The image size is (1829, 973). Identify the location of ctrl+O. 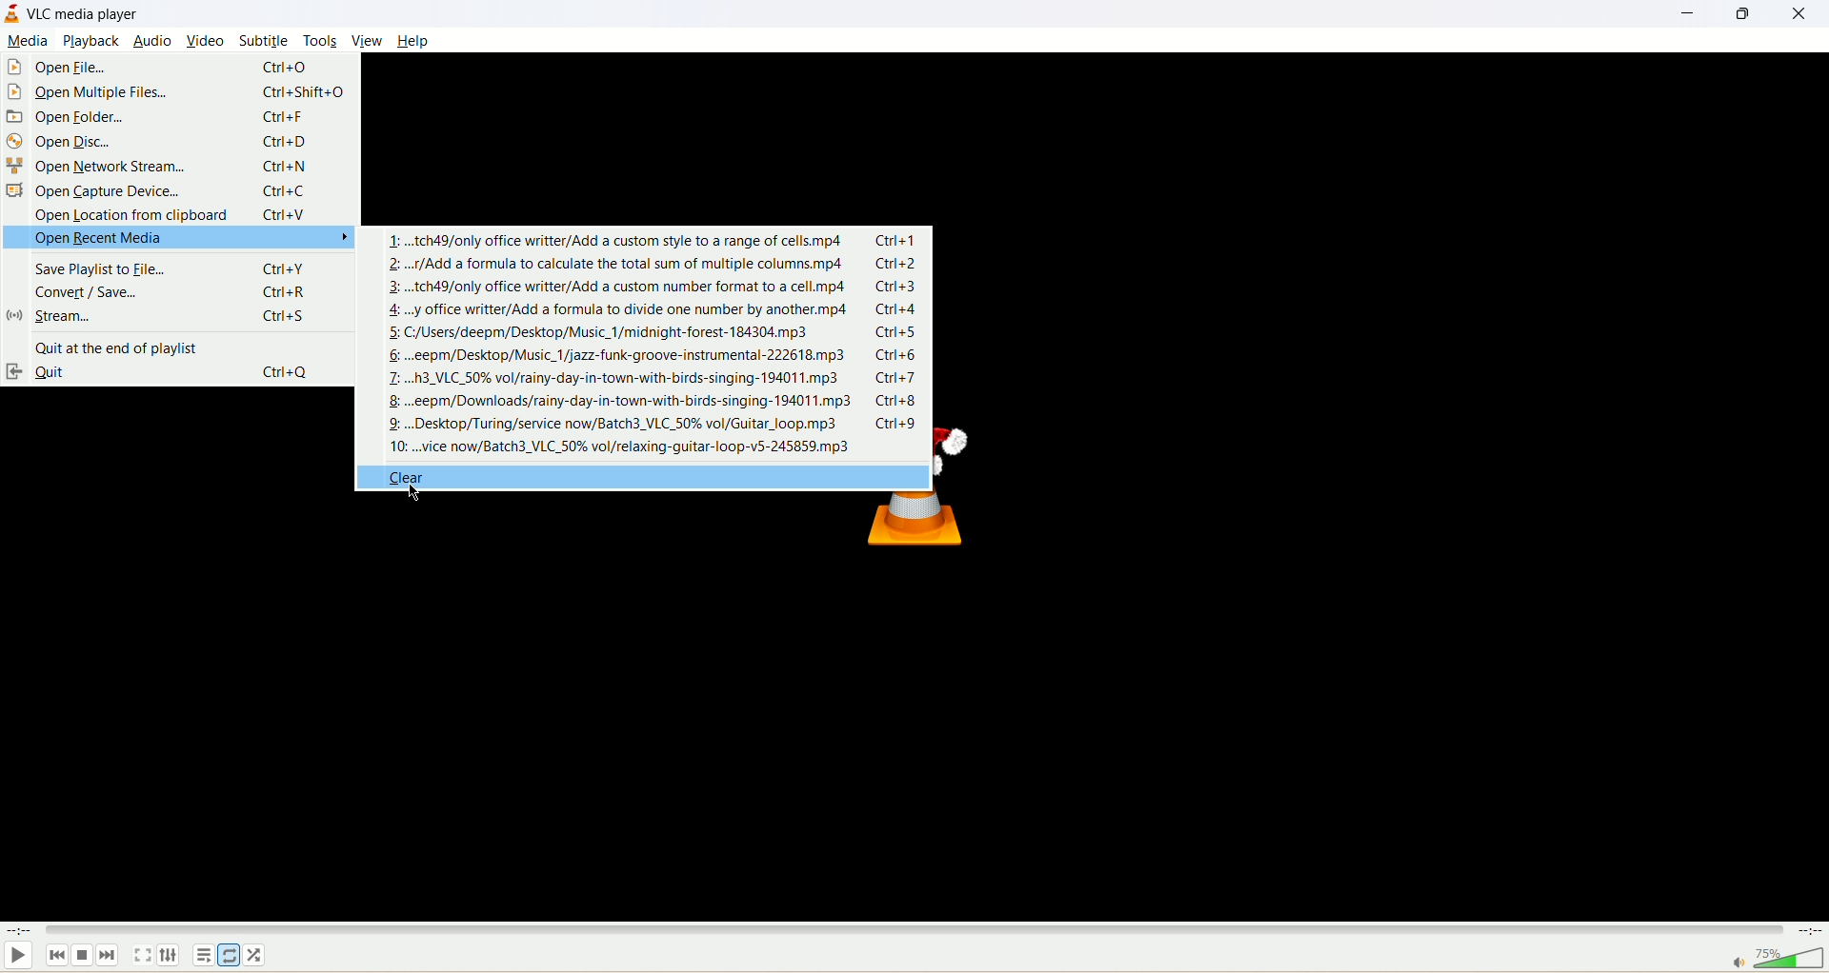
(285, 67).